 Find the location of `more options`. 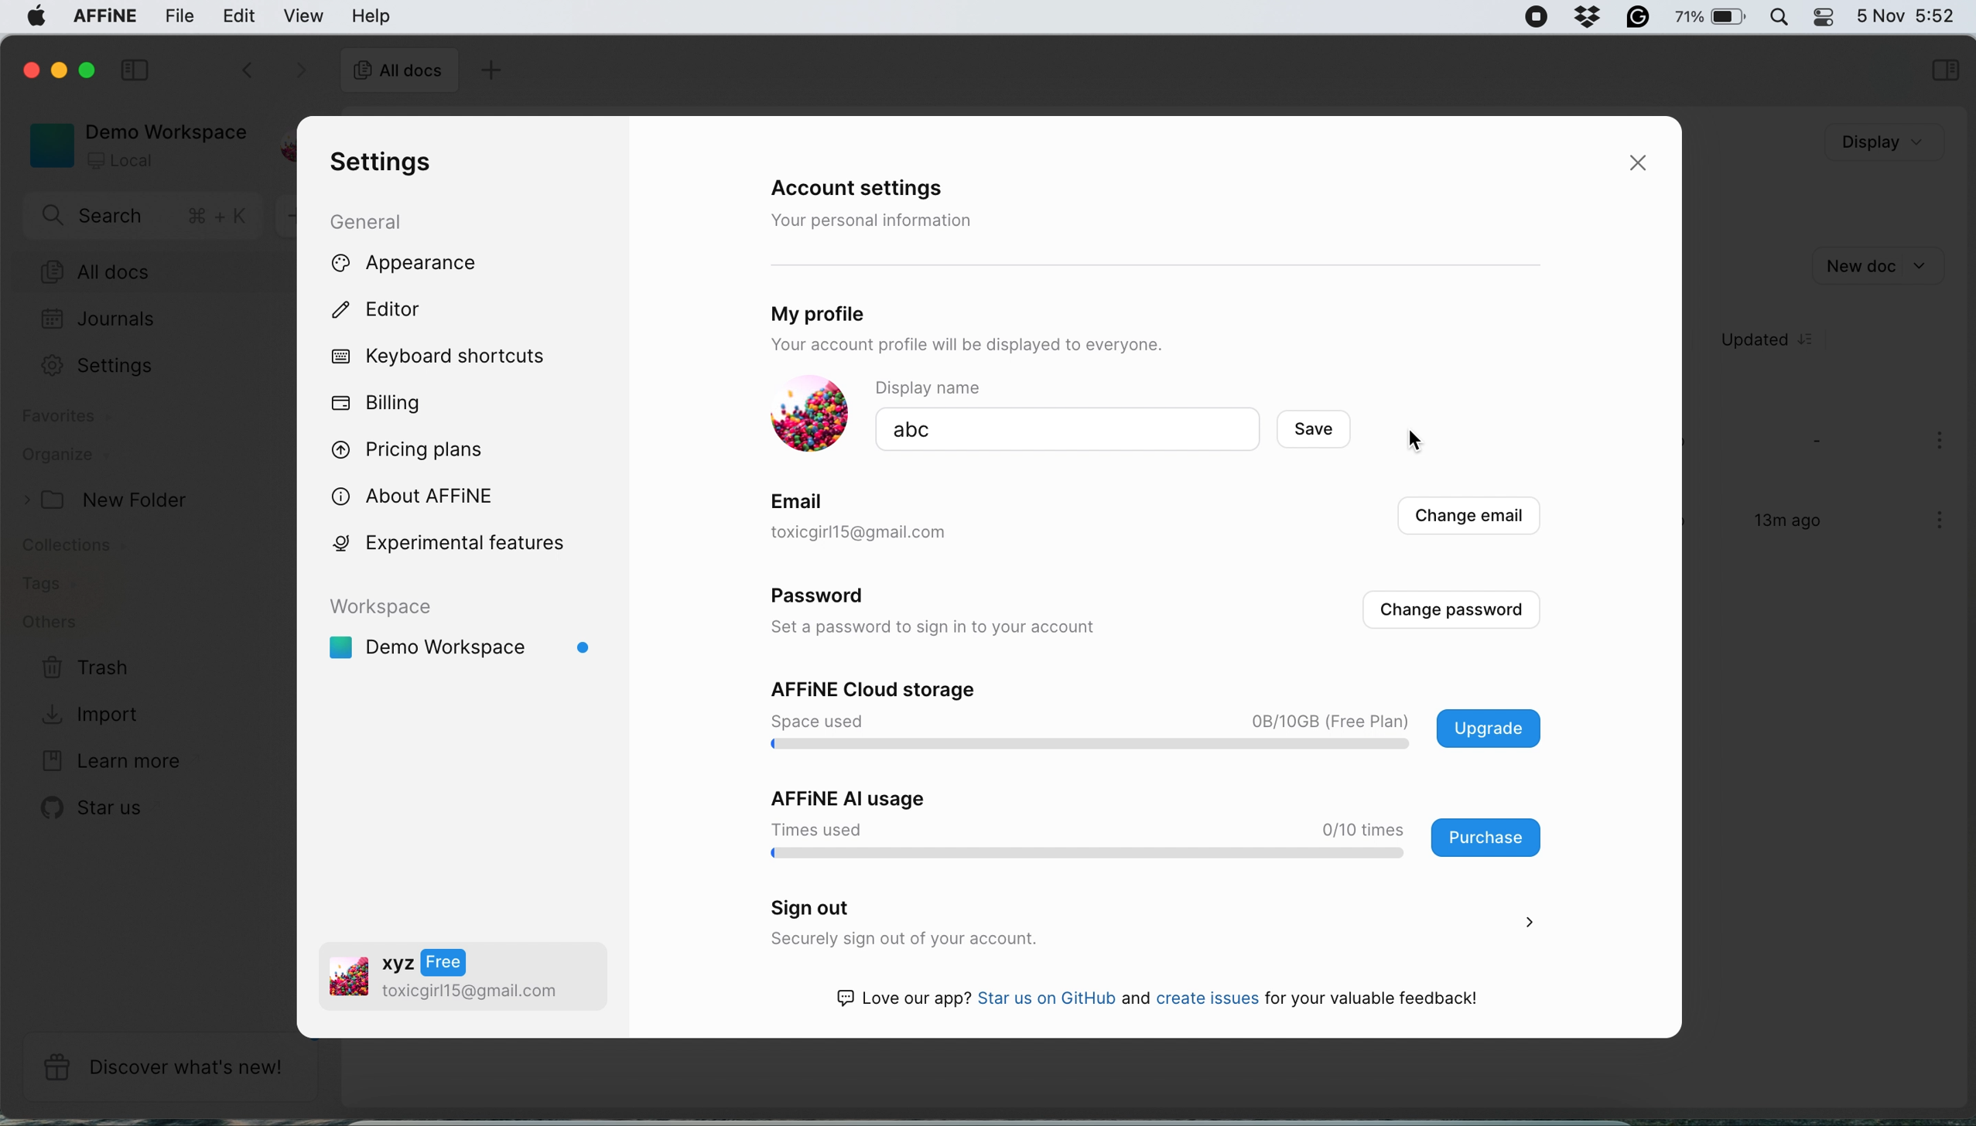

more options is located at coordinates (1943, 522).